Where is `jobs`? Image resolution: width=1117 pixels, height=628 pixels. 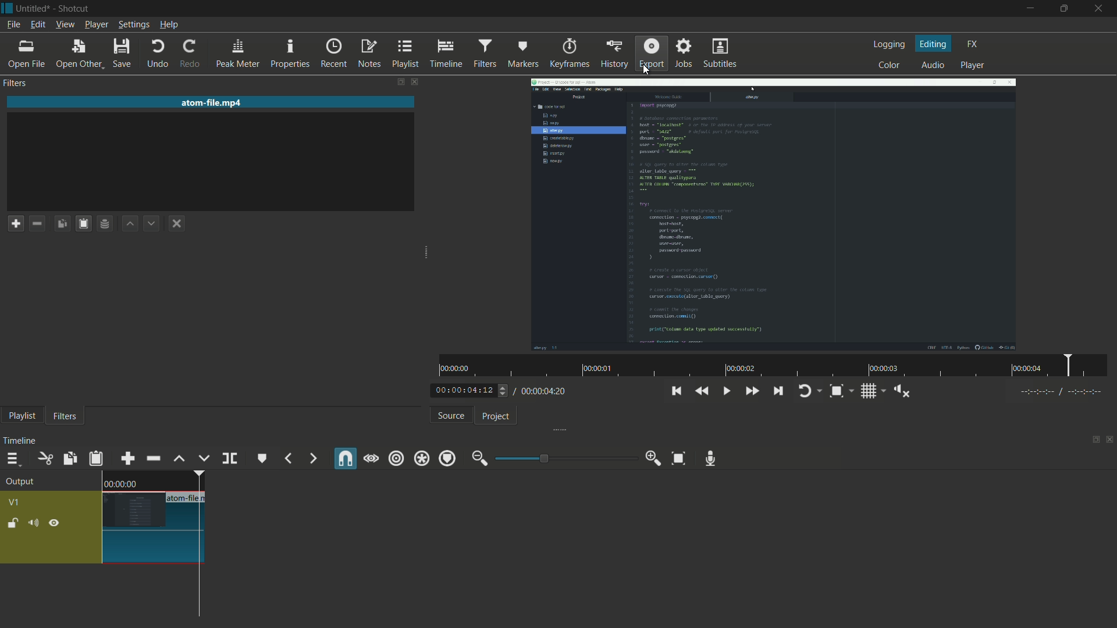
jobs is located at coordinates (685, 53).